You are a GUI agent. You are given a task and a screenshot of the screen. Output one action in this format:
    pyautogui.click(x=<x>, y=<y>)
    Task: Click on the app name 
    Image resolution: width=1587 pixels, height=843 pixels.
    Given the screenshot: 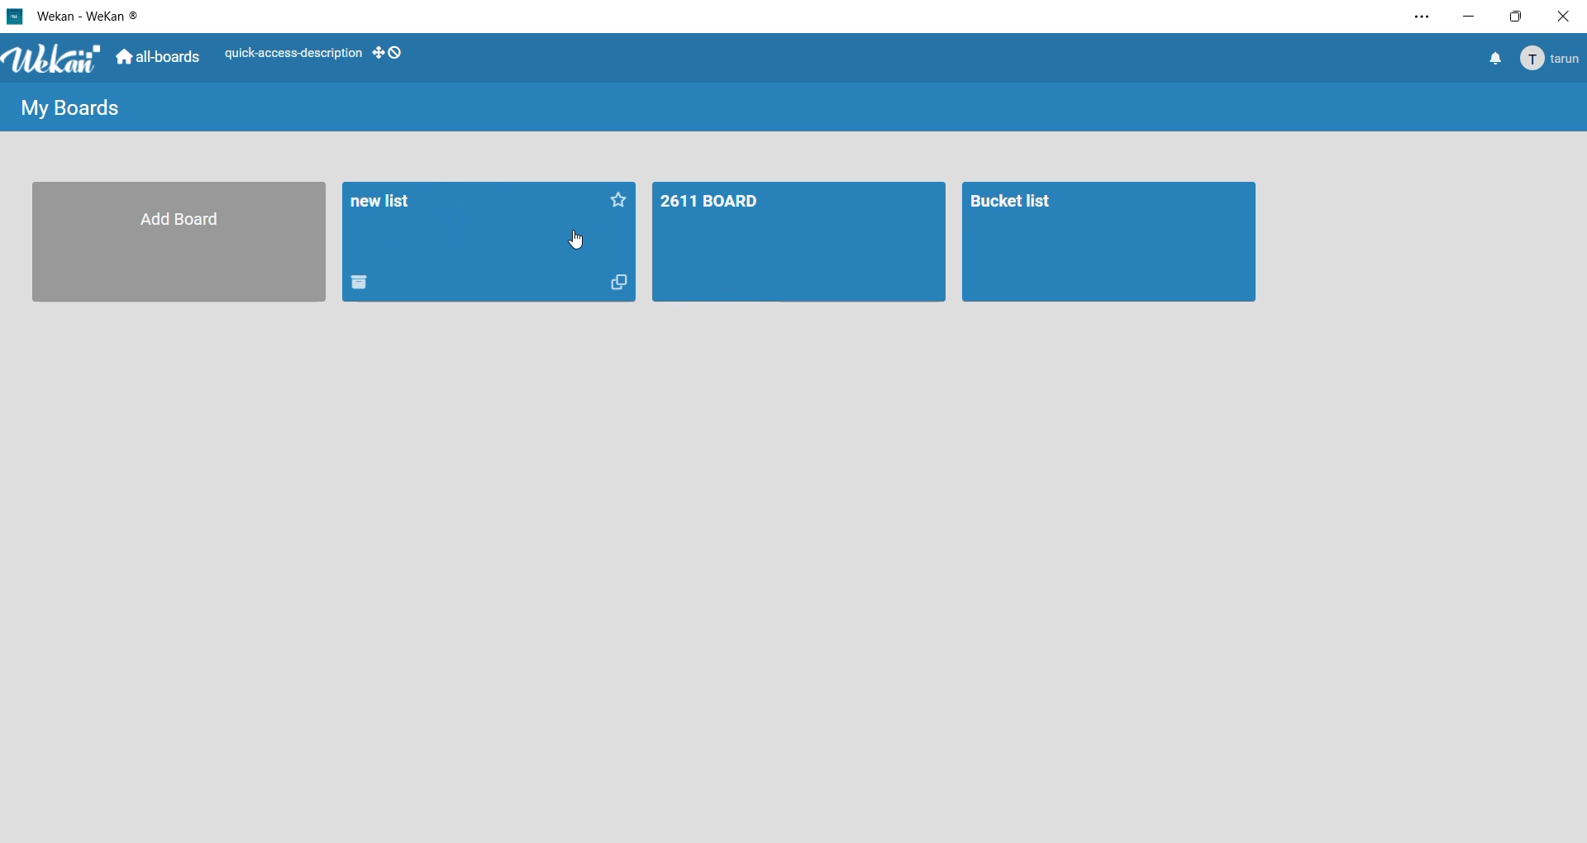 What is the action you would take?
    pyautogui.click(x=90, y=14)
    